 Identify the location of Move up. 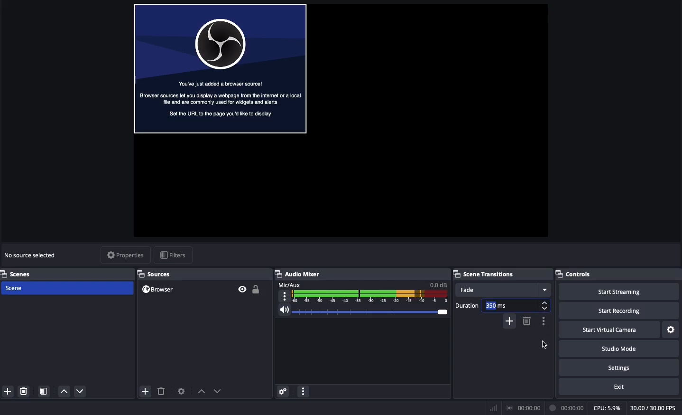
(64, 392).